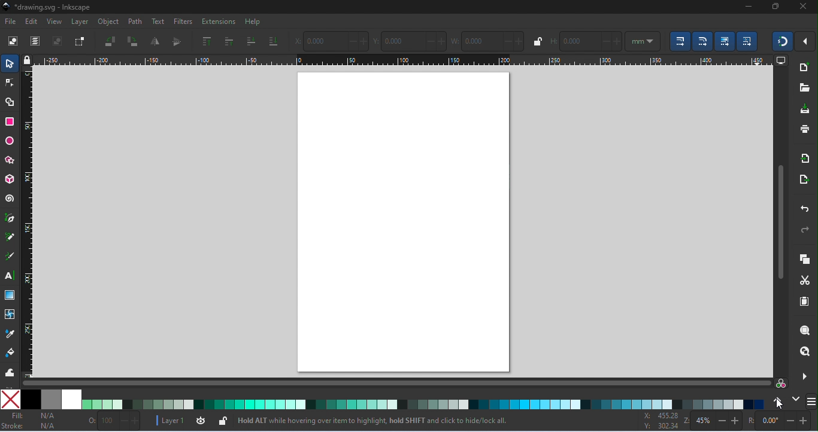 This screenshot has height=432, width=818. What do you see at coordinates (228, 41) in the screenshot?
I see `raise` at bounding box center [228, 41].